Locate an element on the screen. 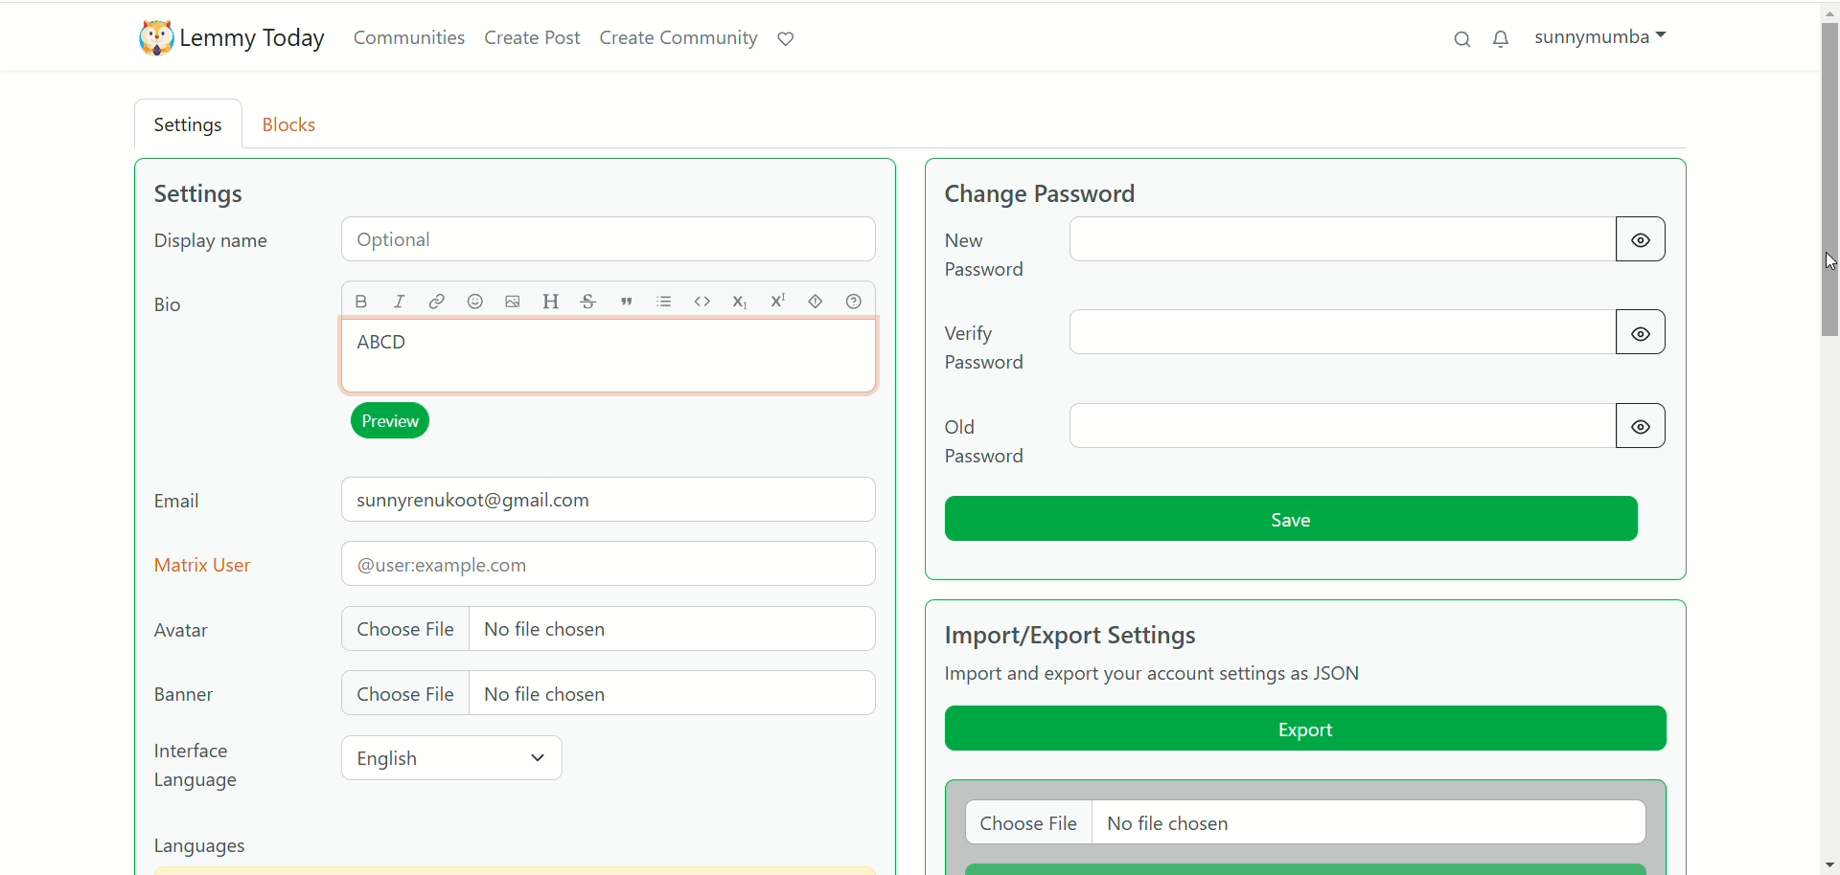 The width and height of the screenshot is (1840, 875). logo is located at coordinates (150, 39).